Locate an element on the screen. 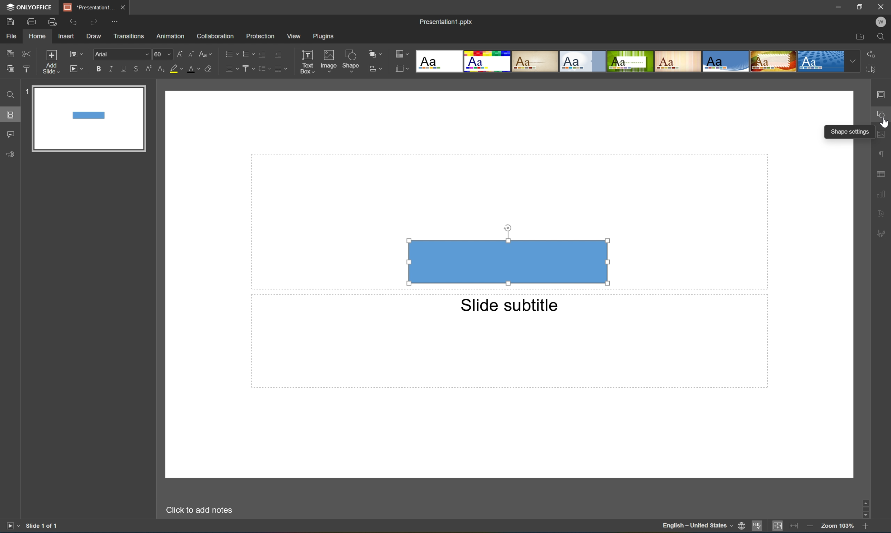 Image resolution: width=891 pixels, height=533 pixels. Numbering is located at coordinates (246, 53).